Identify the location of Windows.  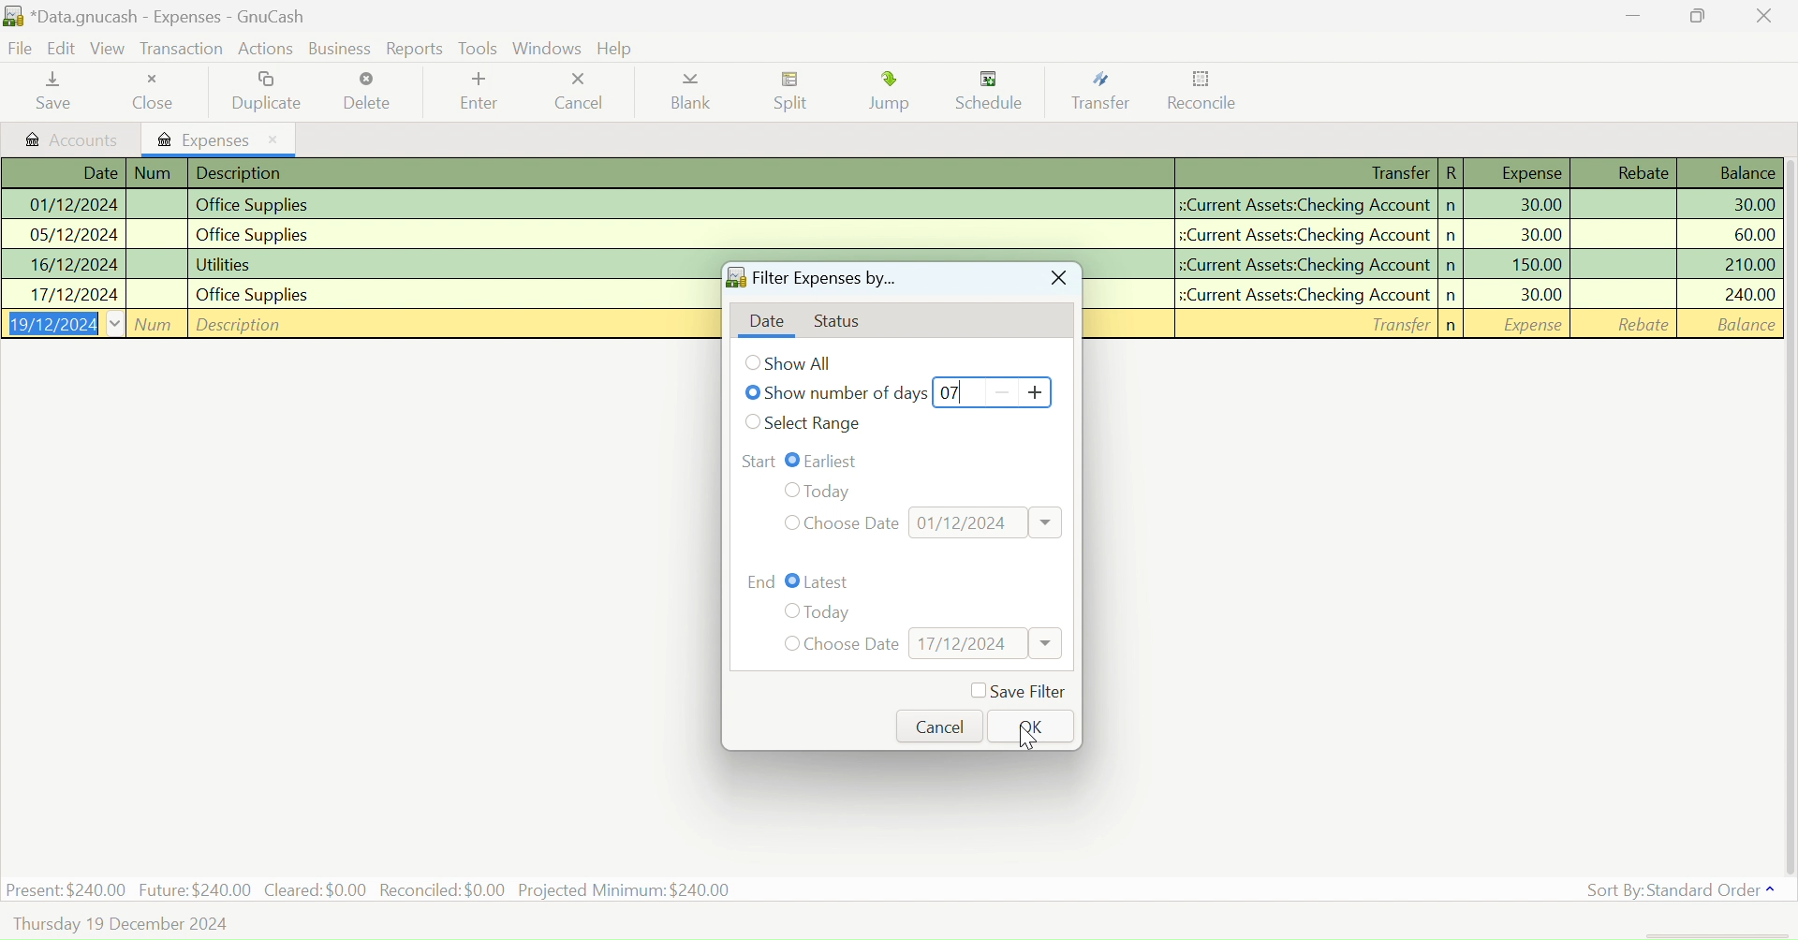
(549, 48).